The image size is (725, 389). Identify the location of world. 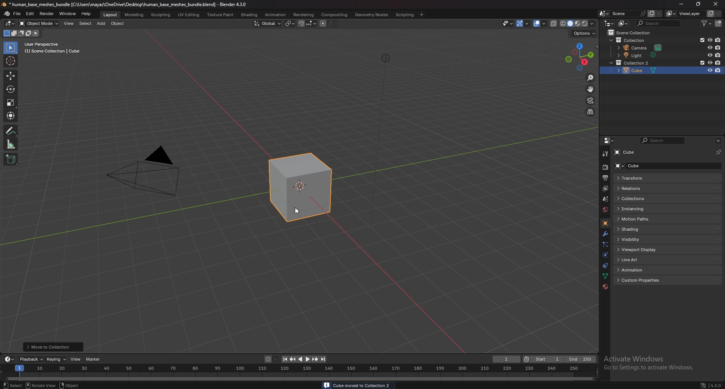
(605, 210).